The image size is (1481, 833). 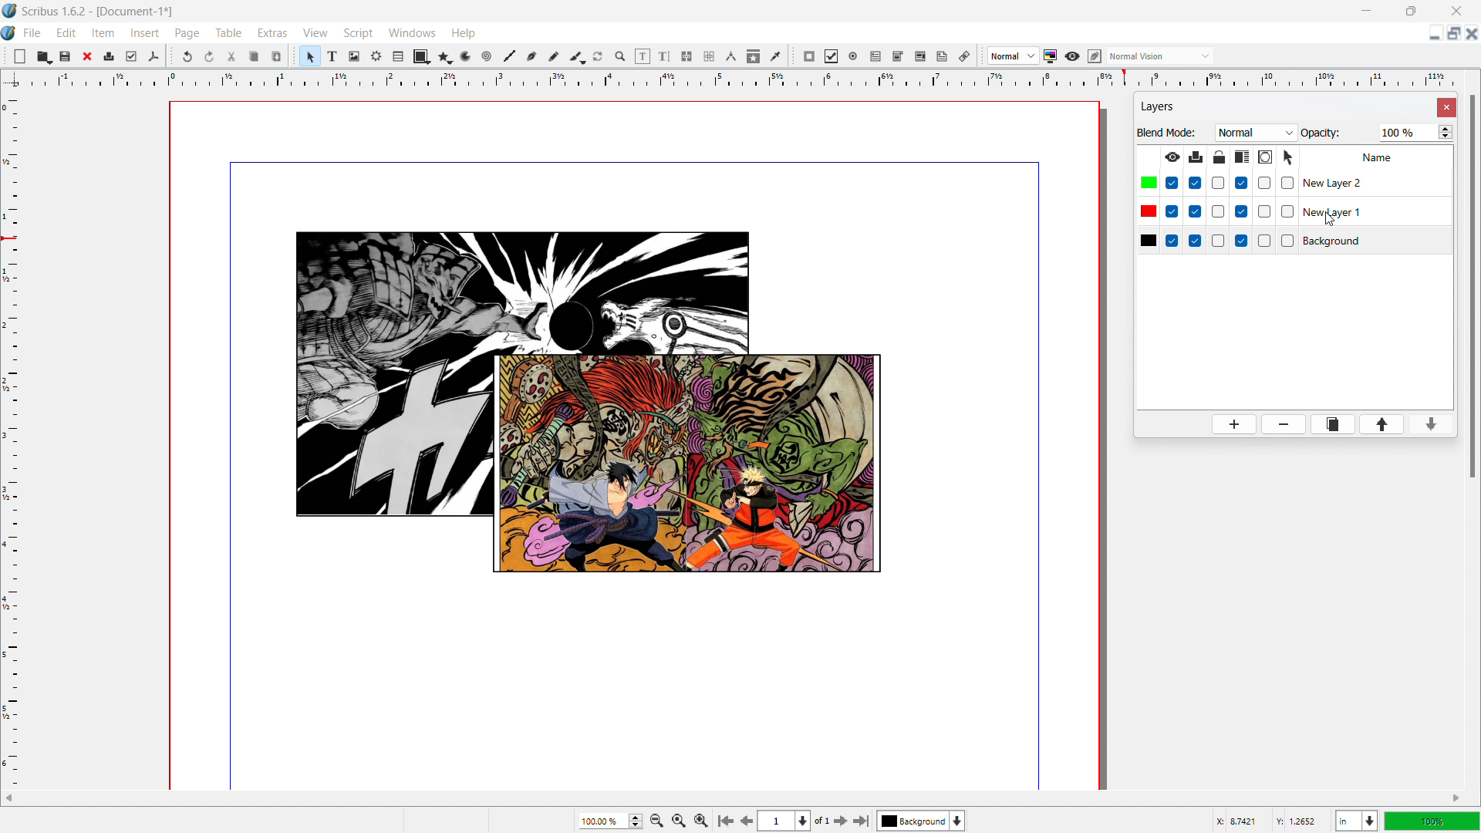 I want to click on logo, so click(x=9, y=11).